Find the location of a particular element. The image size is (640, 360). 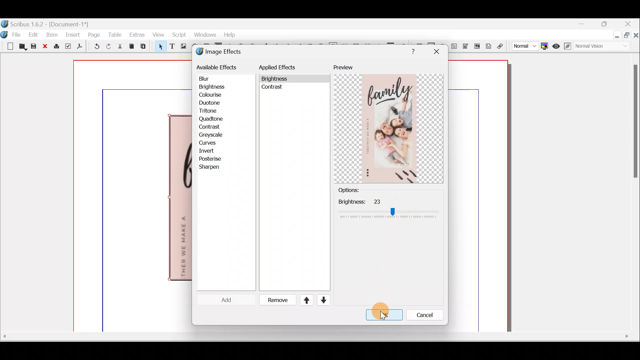

Undo is located at coordinates (94, 47).